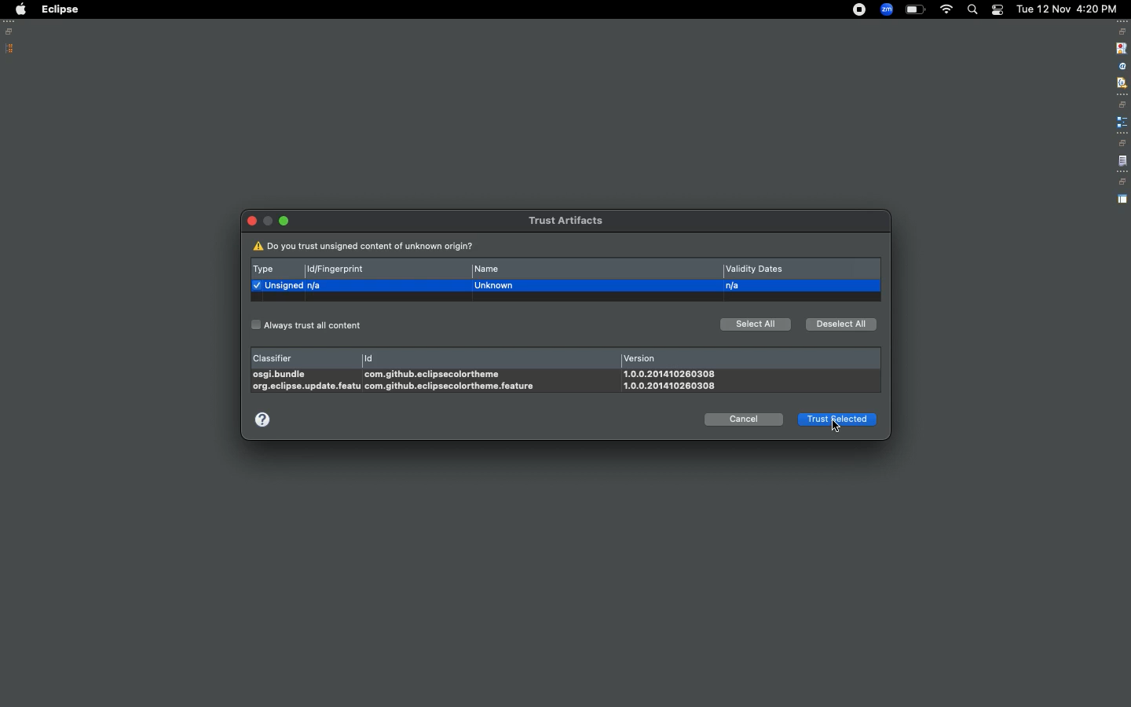 This screenshot has width=1131, height=707. Describe the element at coordinates (260, 286) in the screenshot. I see `Select` at that location.